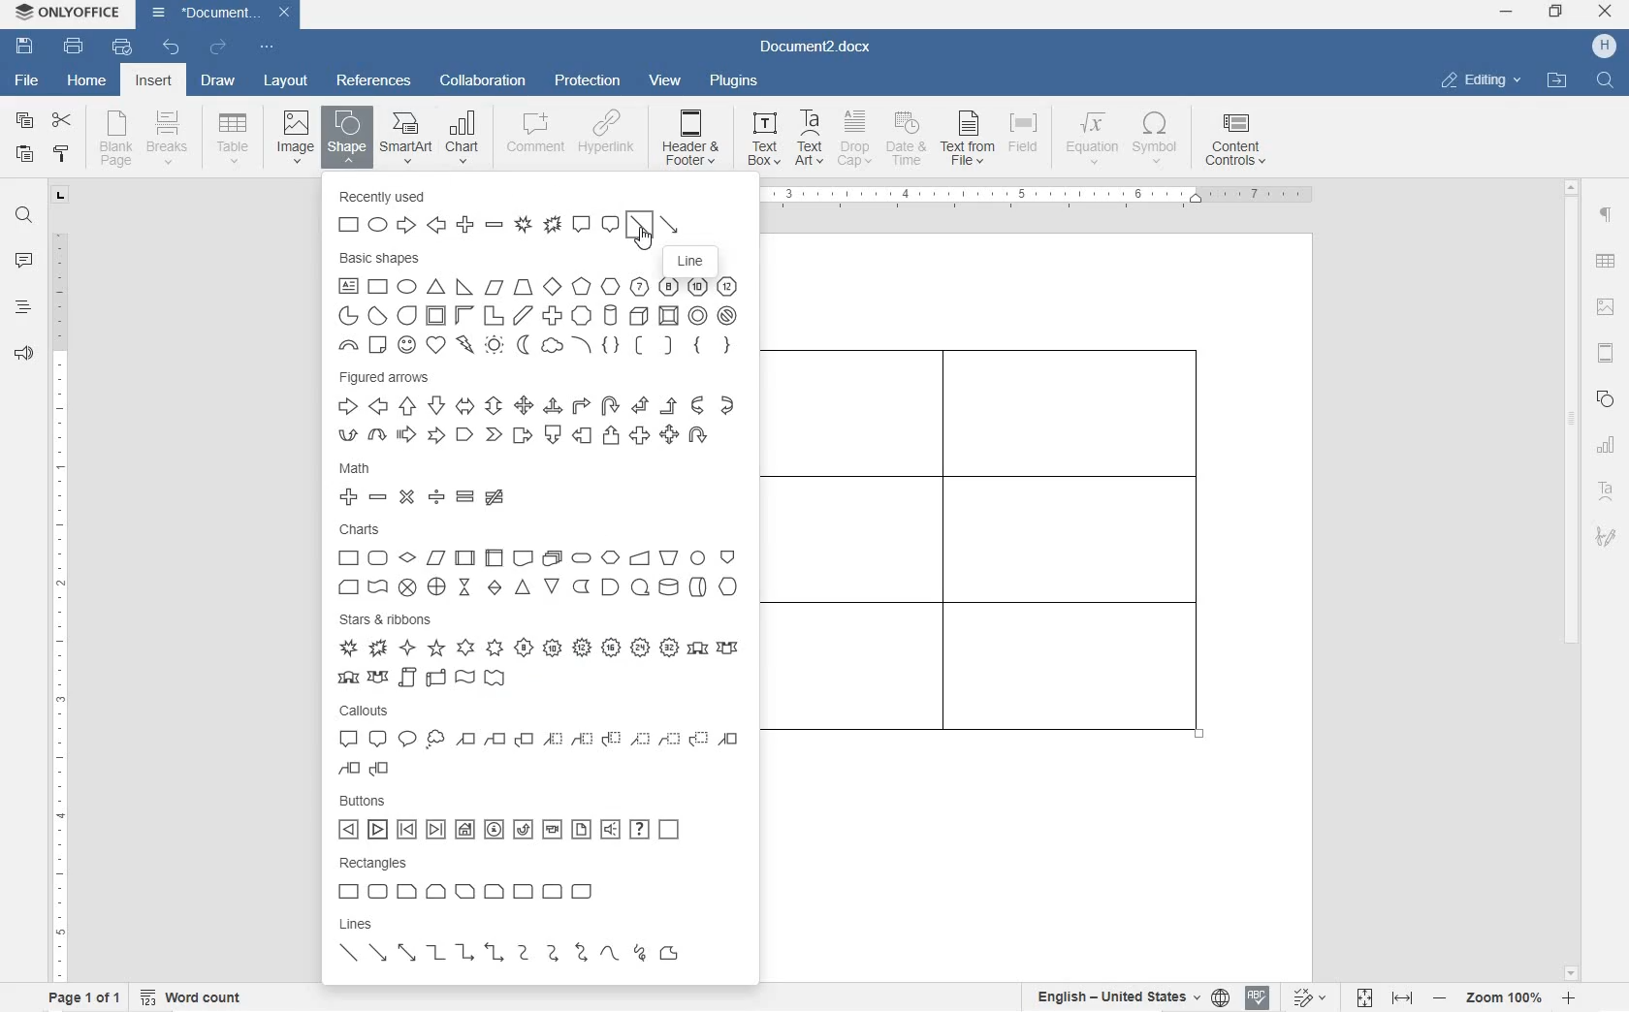 This screenshot has width=1629, height=1012. I want to click on SmartArt, so click(405, 138).